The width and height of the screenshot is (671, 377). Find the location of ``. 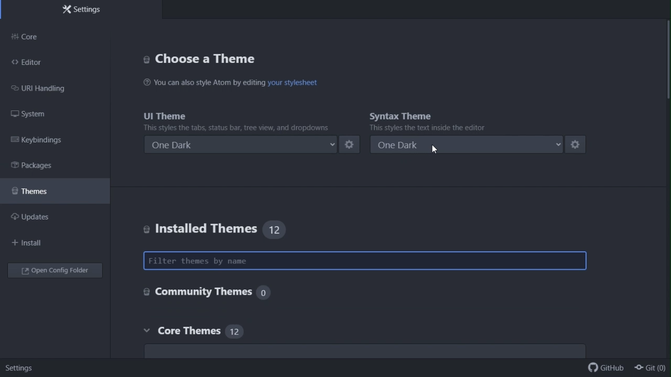

 is located at coordinates (207, 58).